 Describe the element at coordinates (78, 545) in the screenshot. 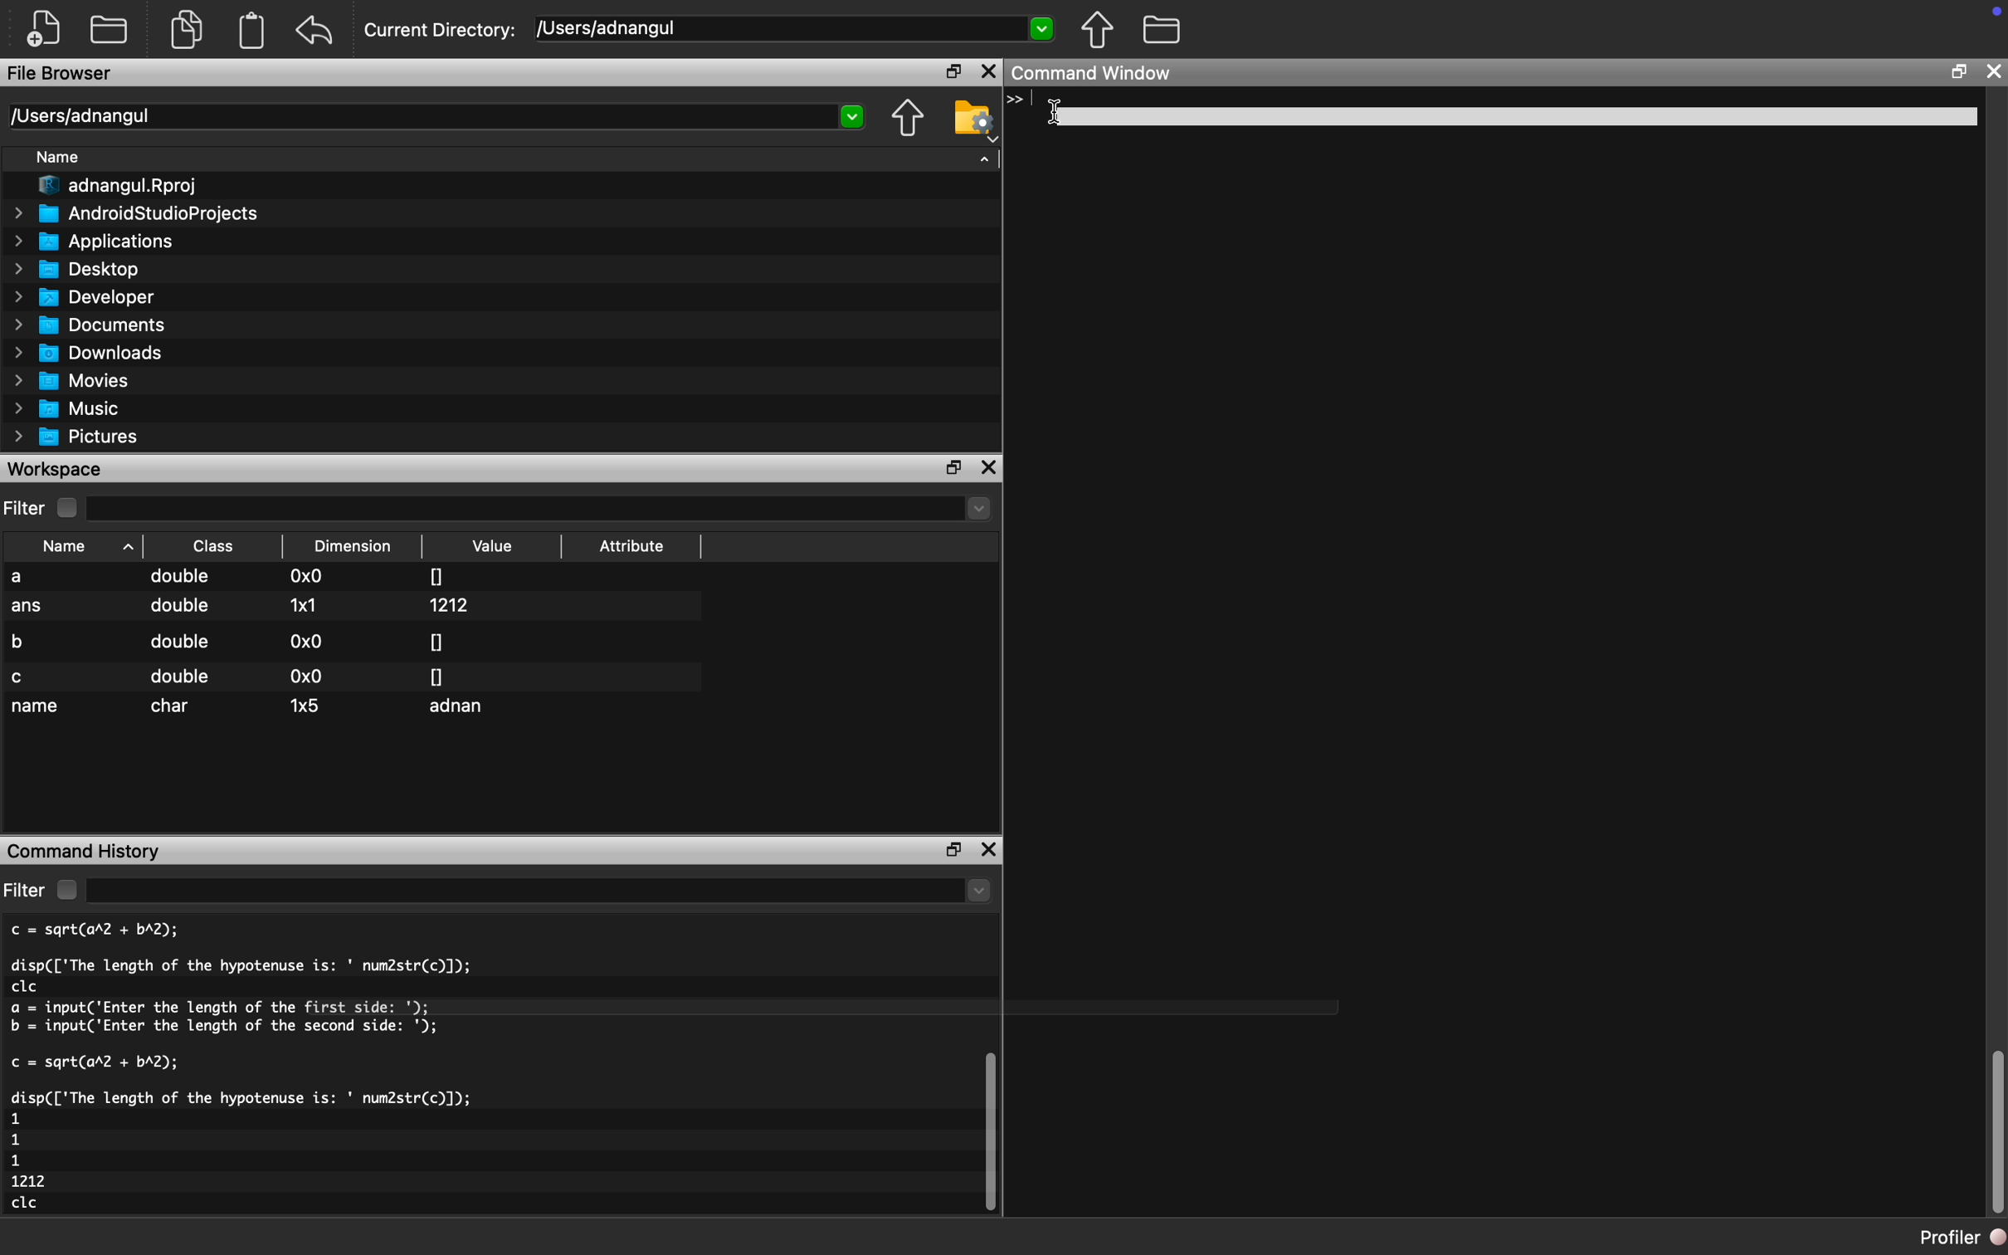

I see `Name` at that location.